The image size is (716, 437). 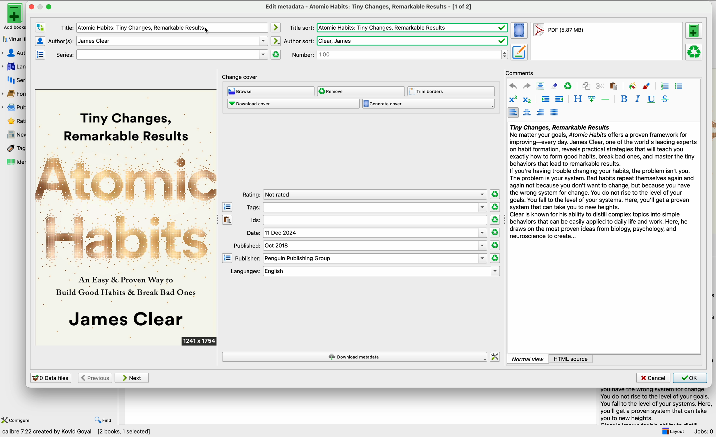 What do you see at coordinates (652, 378) in the screenshot?
I see `cancel button` at bounding box center [652, 378].